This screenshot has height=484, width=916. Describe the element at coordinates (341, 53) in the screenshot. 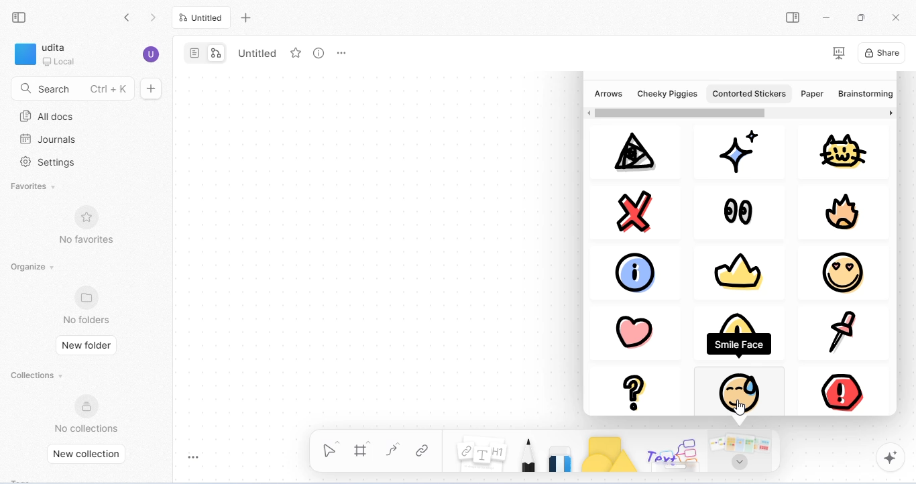

I see `rename and more` at that location.